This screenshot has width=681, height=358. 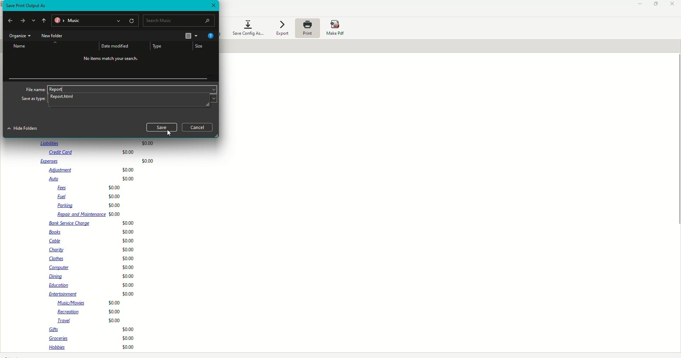 I want to click on Minimize, so click(x=638, y=5).